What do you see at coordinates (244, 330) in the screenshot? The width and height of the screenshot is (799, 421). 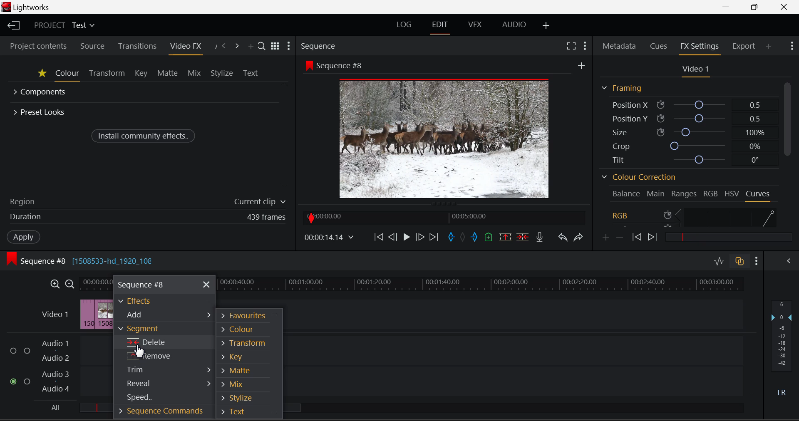 I see `Colour` at bounding box center [244, 330].